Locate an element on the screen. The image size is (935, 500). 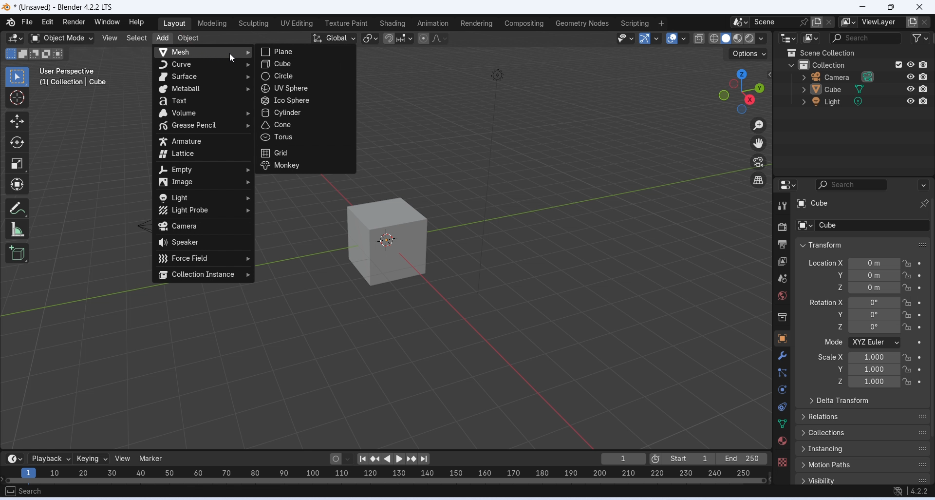
modifier is located at coordinates (782, 355).